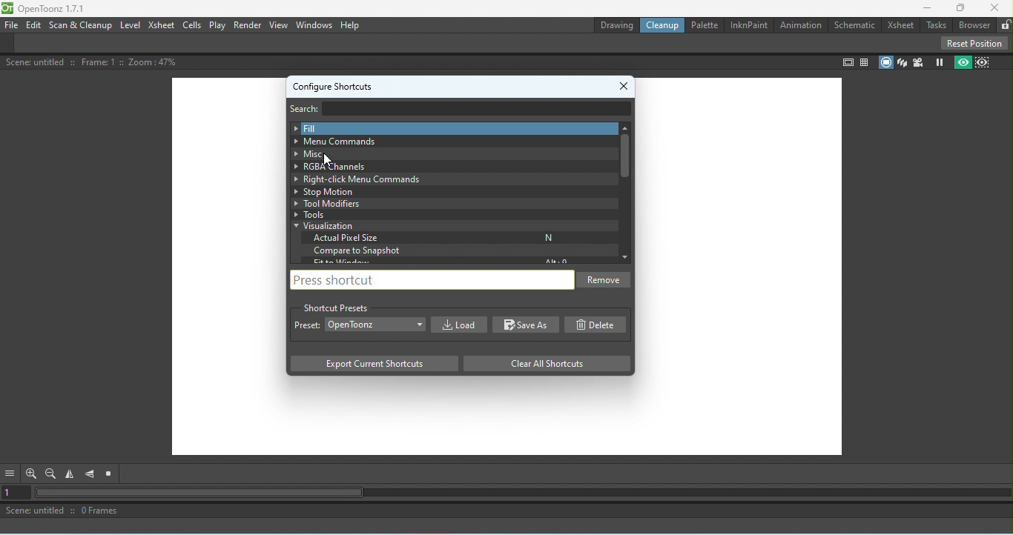  I want to click on Play, so click(218, 25).